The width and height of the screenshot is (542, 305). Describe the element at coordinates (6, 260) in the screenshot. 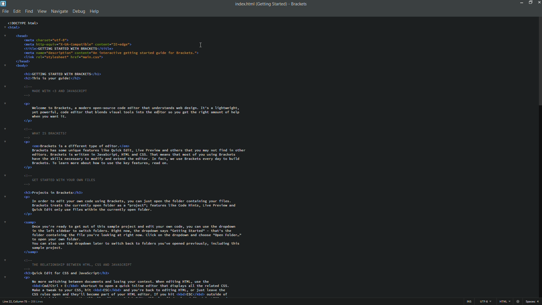

I see `dropdown` at that location.